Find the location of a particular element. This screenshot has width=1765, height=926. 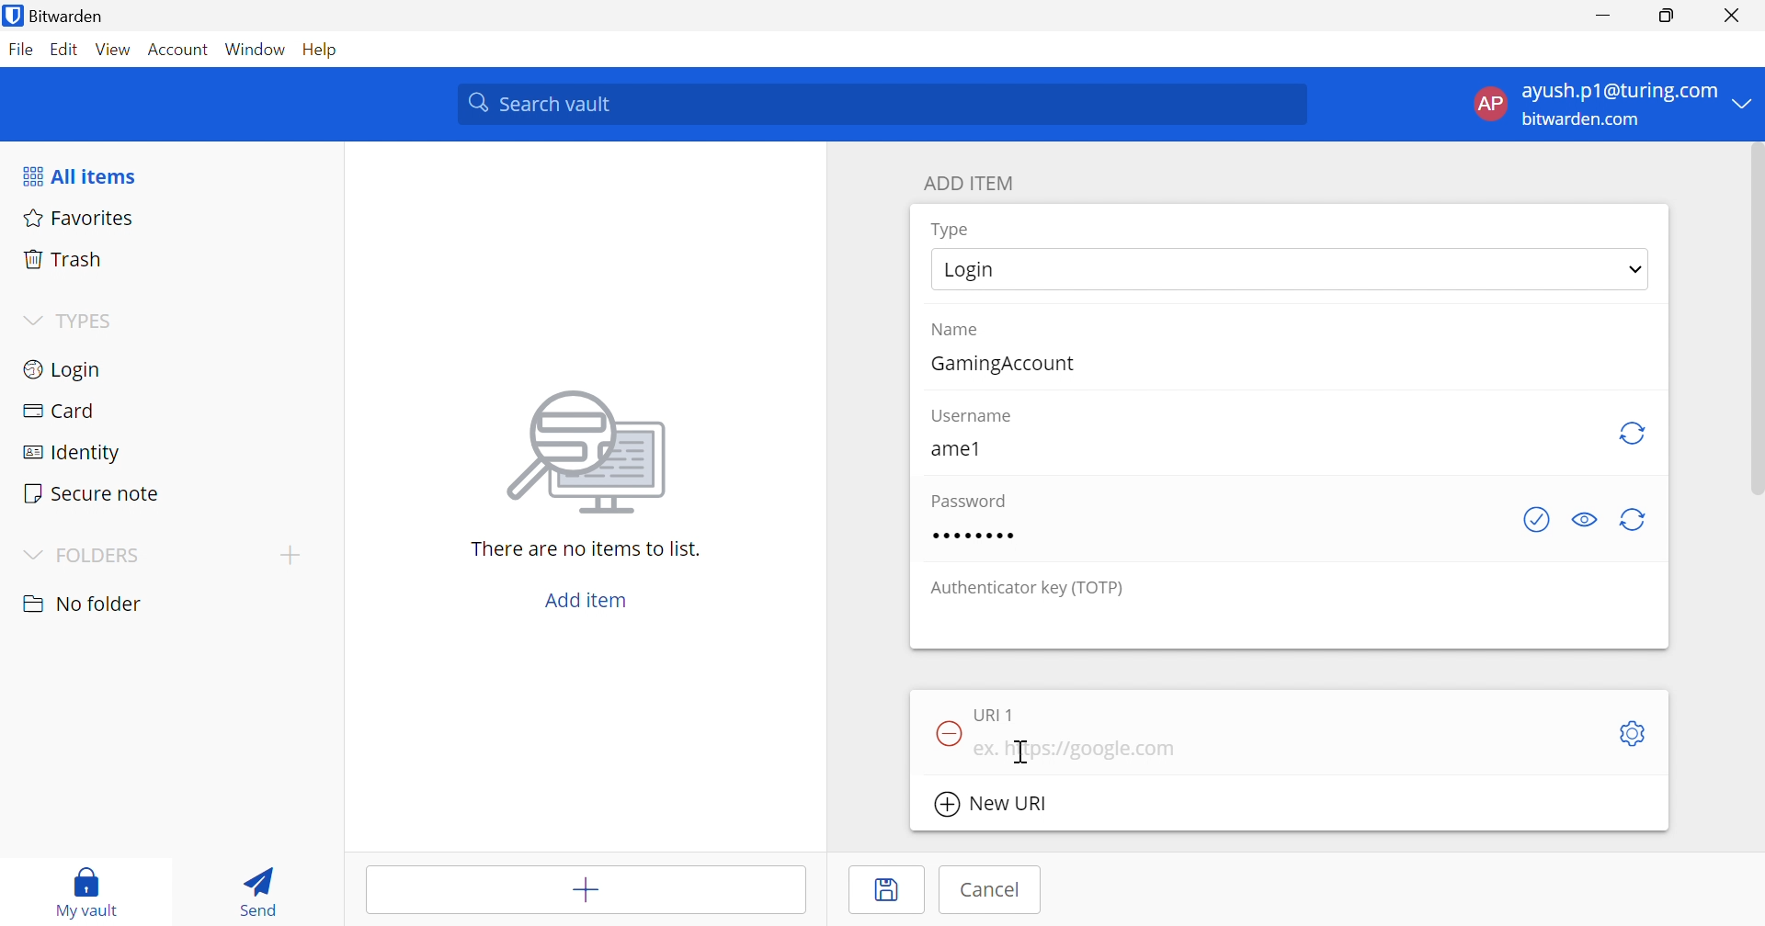

ame1 is located at coordinates (953, 448).